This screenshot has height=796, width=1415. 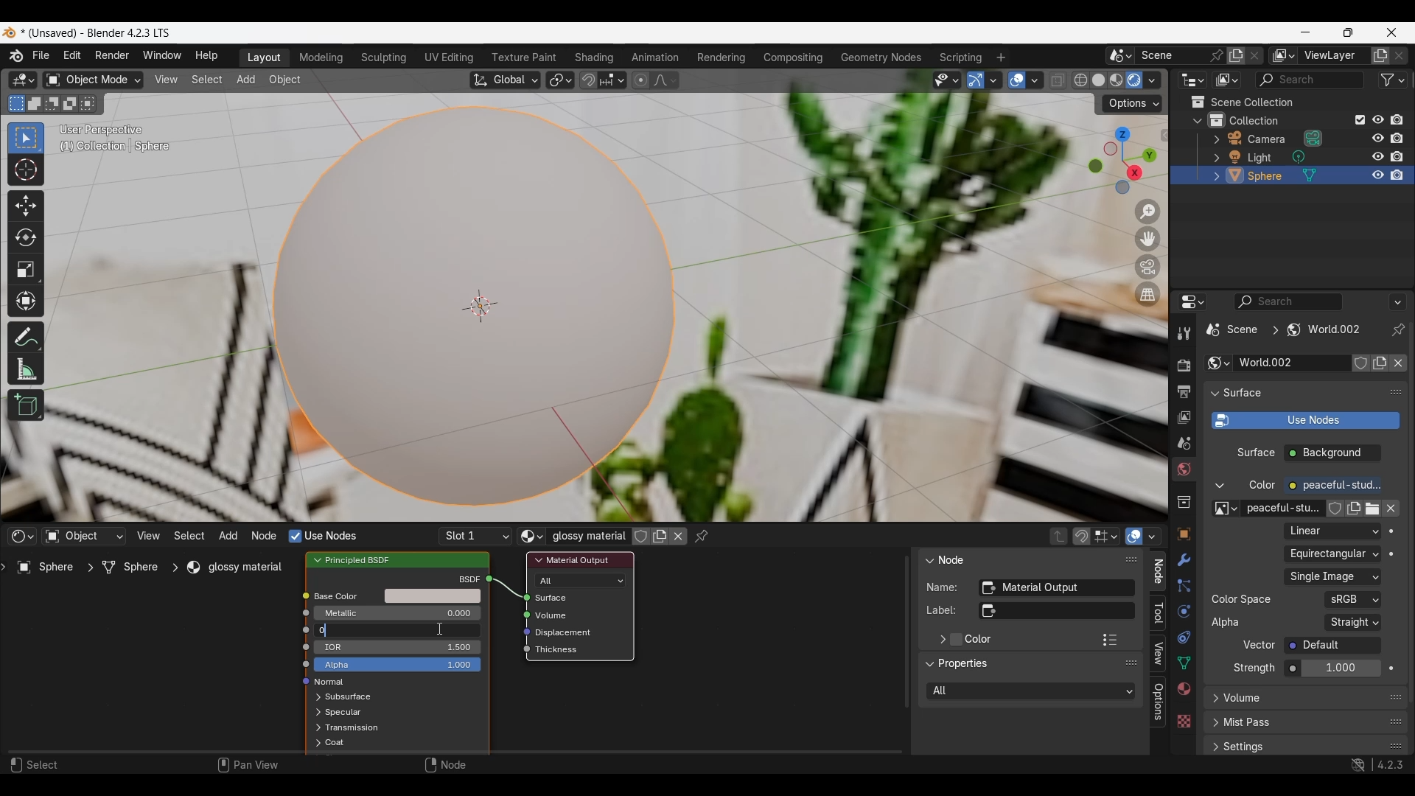 I want to click on Fake user, so click(x=641, y=537).